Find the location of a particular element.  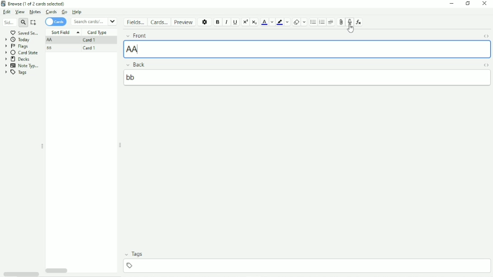

Cards is located at coordinates (52, 12).